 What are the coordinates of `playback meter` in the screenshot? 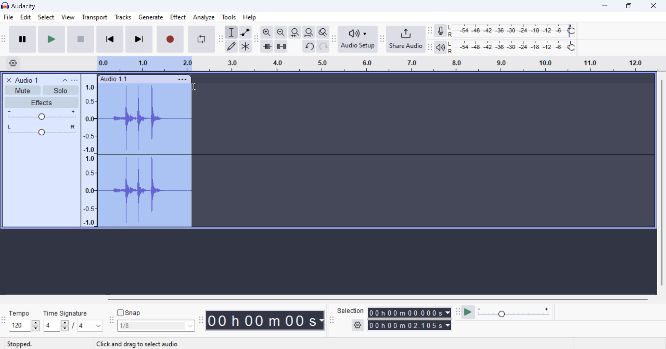 It's located at (441, 47).